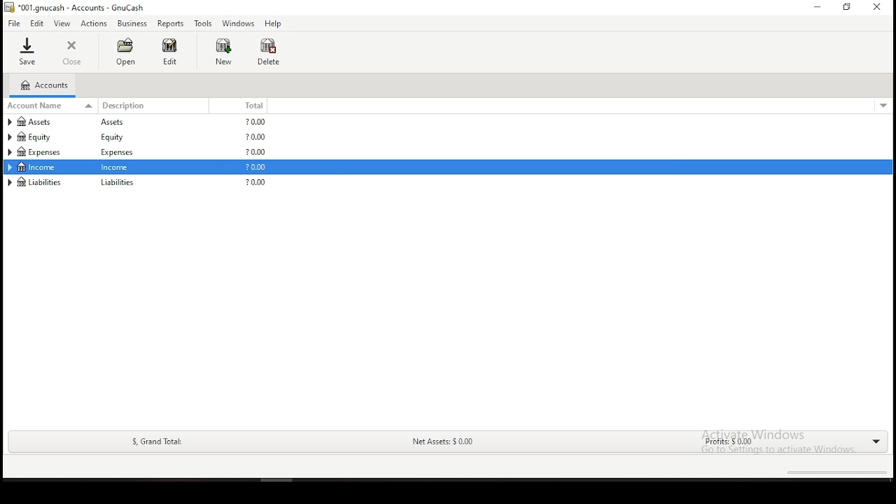  Describe the element at coordinates (52, 105) in the screenshot. I see `account name` at that location.